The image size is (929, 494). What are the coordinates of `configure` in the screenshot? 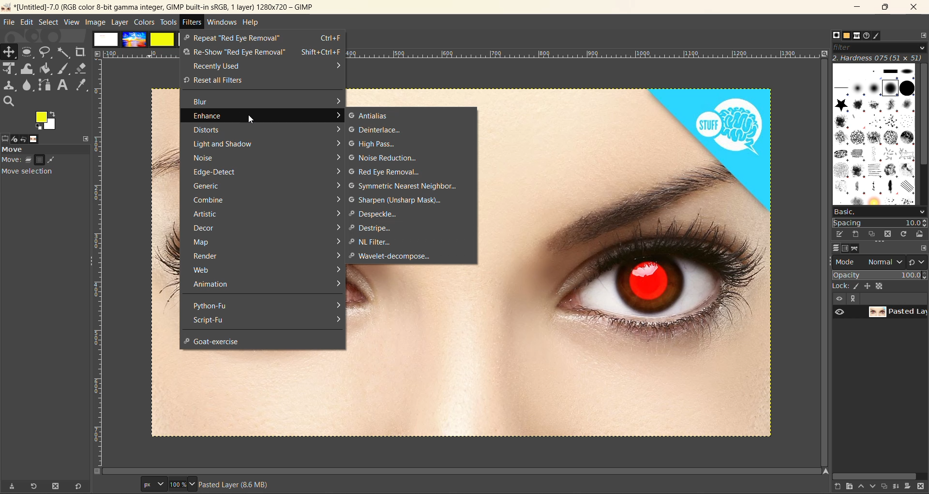 It's located at (86, 139).